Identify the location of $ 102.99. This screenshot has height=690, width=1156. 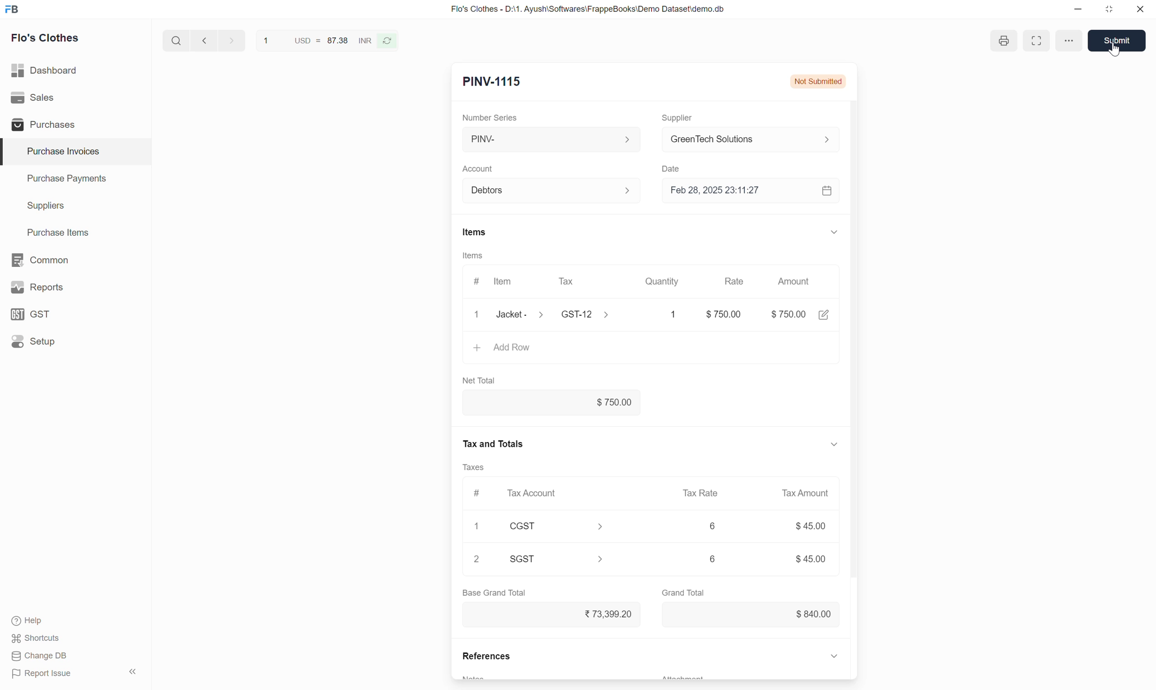
(788, 314).